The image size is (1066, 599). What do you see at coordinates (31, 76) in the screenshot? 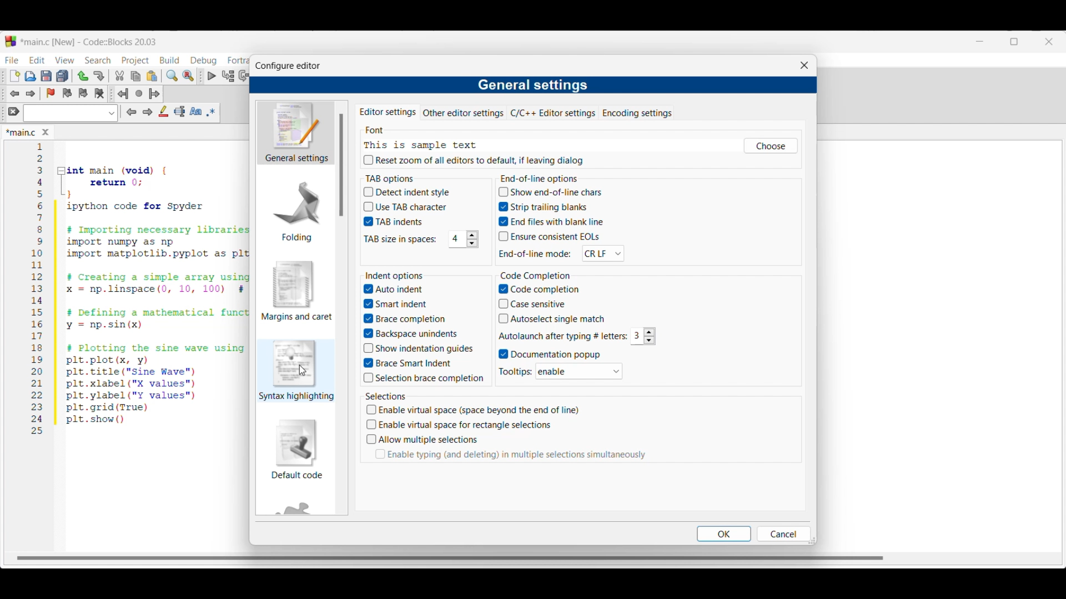
I see `Open` at bounding box center [31, 76].